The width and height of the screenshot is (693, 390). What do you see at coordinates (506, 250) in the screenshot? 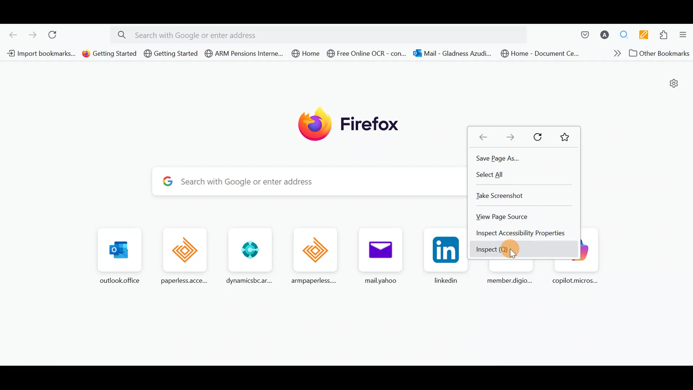
I see `Inspect` at bounding box center [506, 250].